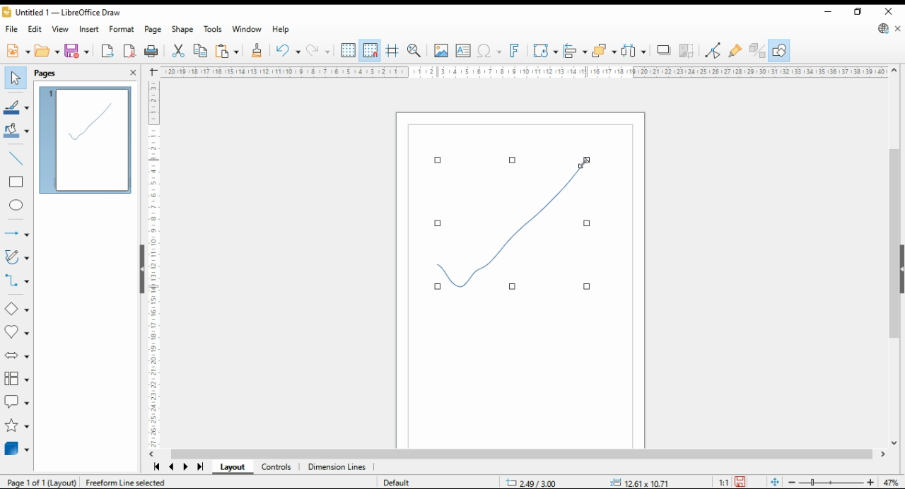 The width and height of the screenshot is (905, 489). Describe the element at coordinates (214, 30) in the screenshot. I see `tools` at that location.